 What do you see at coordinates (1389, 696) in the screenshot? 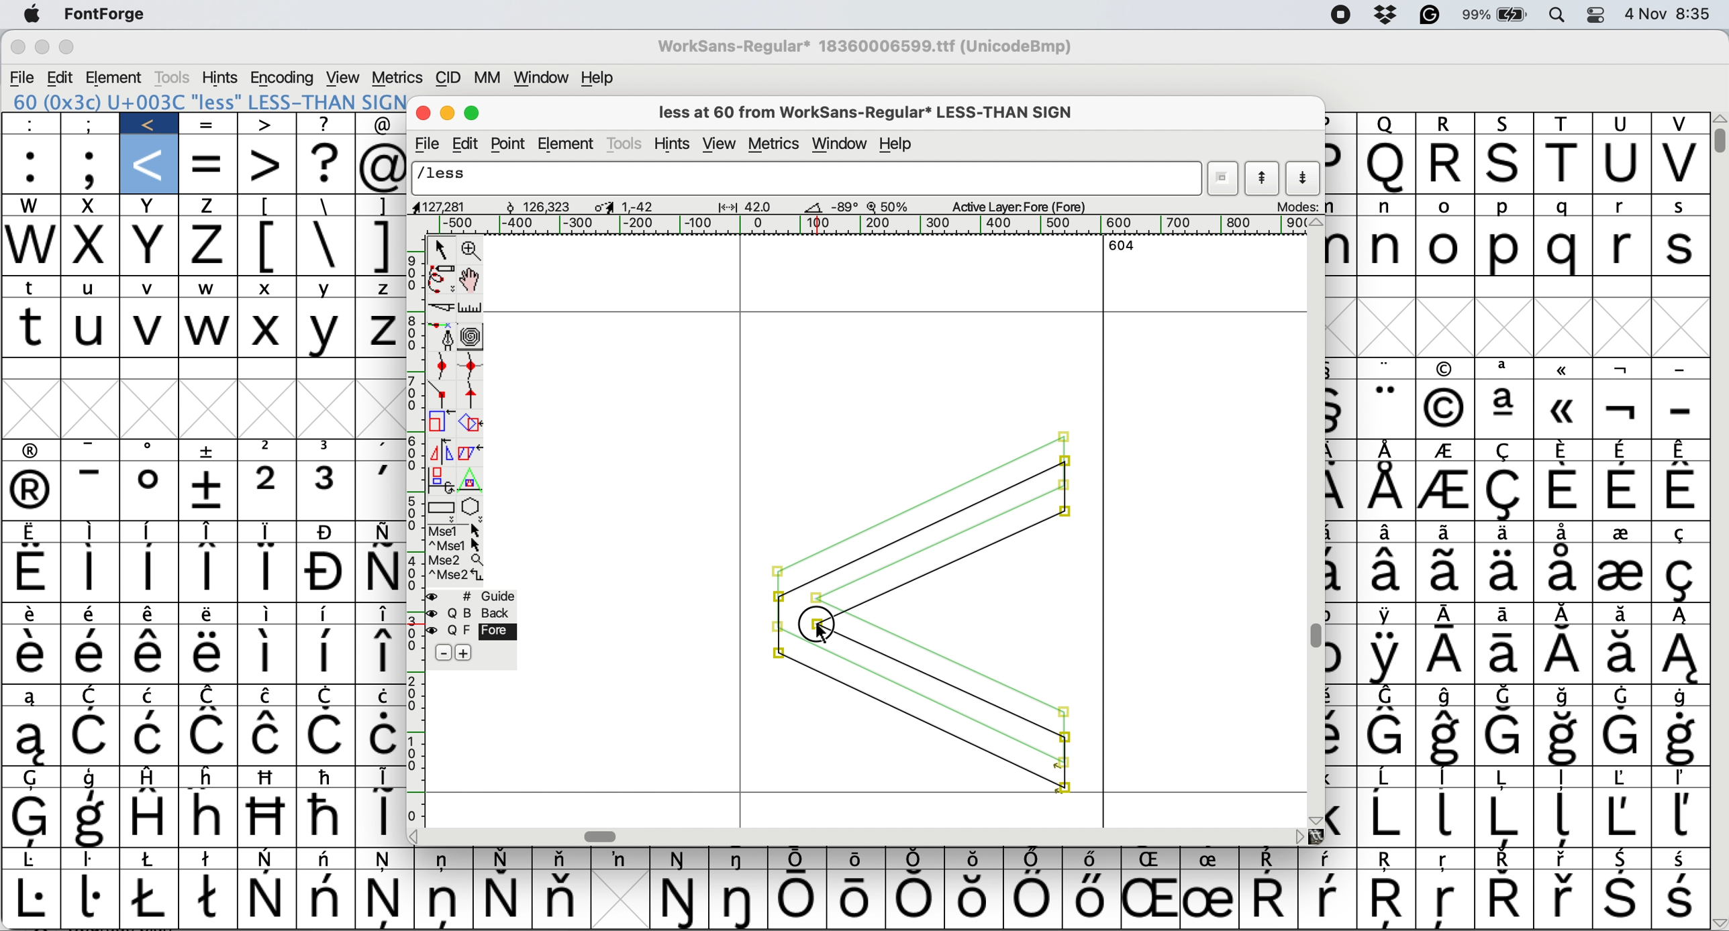
I see `Symbol` at bounding box center [1389, 696].